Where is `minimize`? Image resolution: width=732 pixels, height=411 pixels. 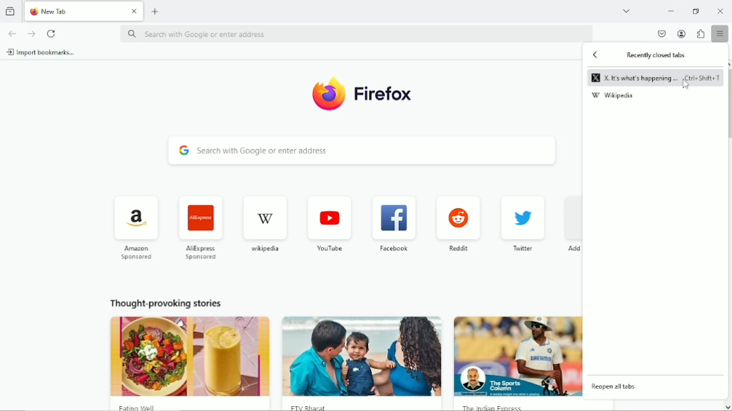
minimize is located at coordinates (672, 11).